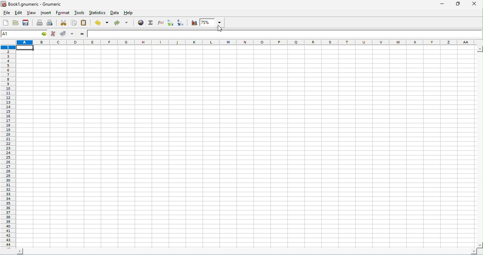  What do you see at coordinates (74, 23) in the screenshot?
I see `copy` at bounding box center [74, 23].